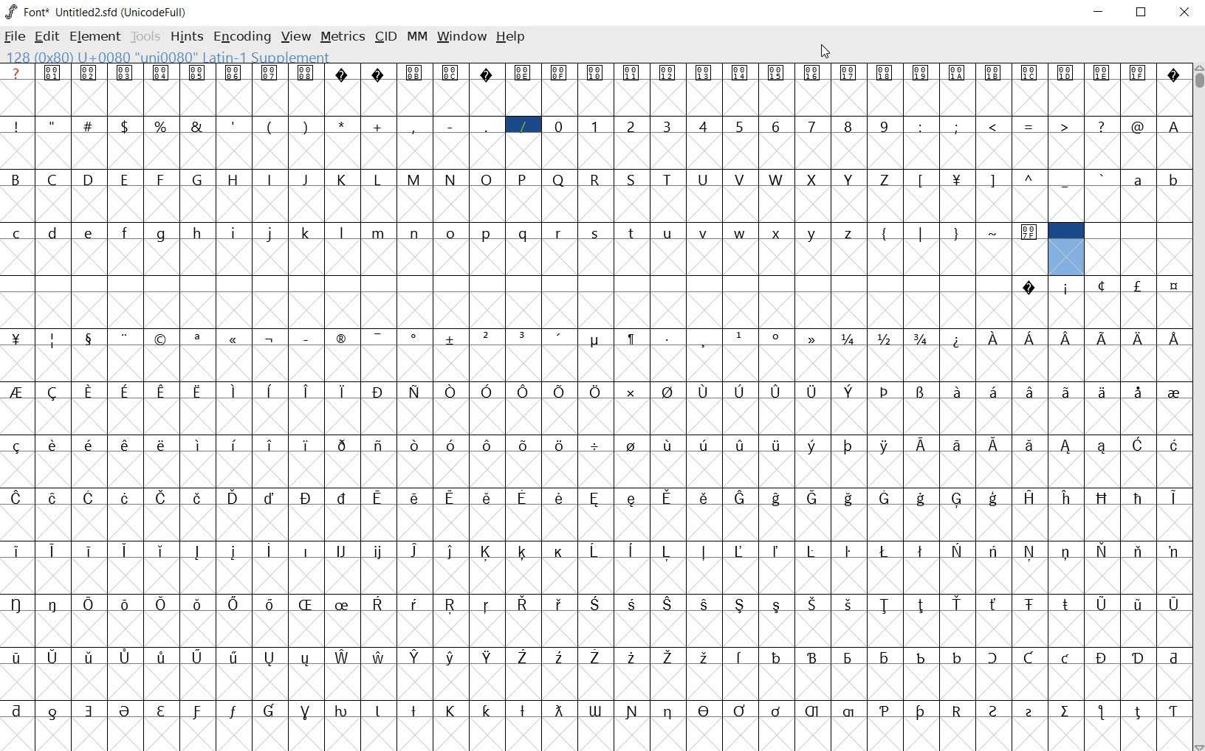 This screenshot has width=1205, height=751. Describe the element at coordinates (55, 444) in the screenshot. I see `Symbol` at that location.